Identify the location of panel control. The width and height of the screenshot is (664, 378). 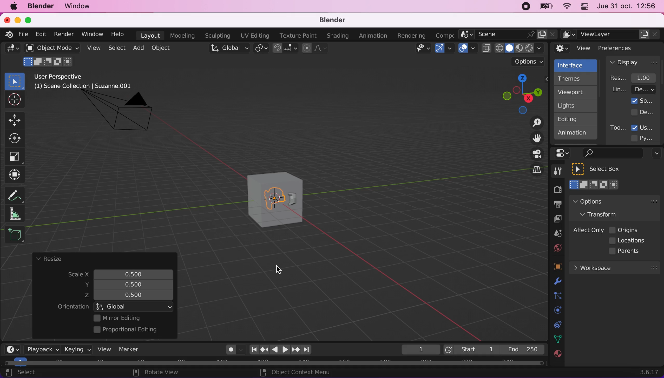
(564, 153).